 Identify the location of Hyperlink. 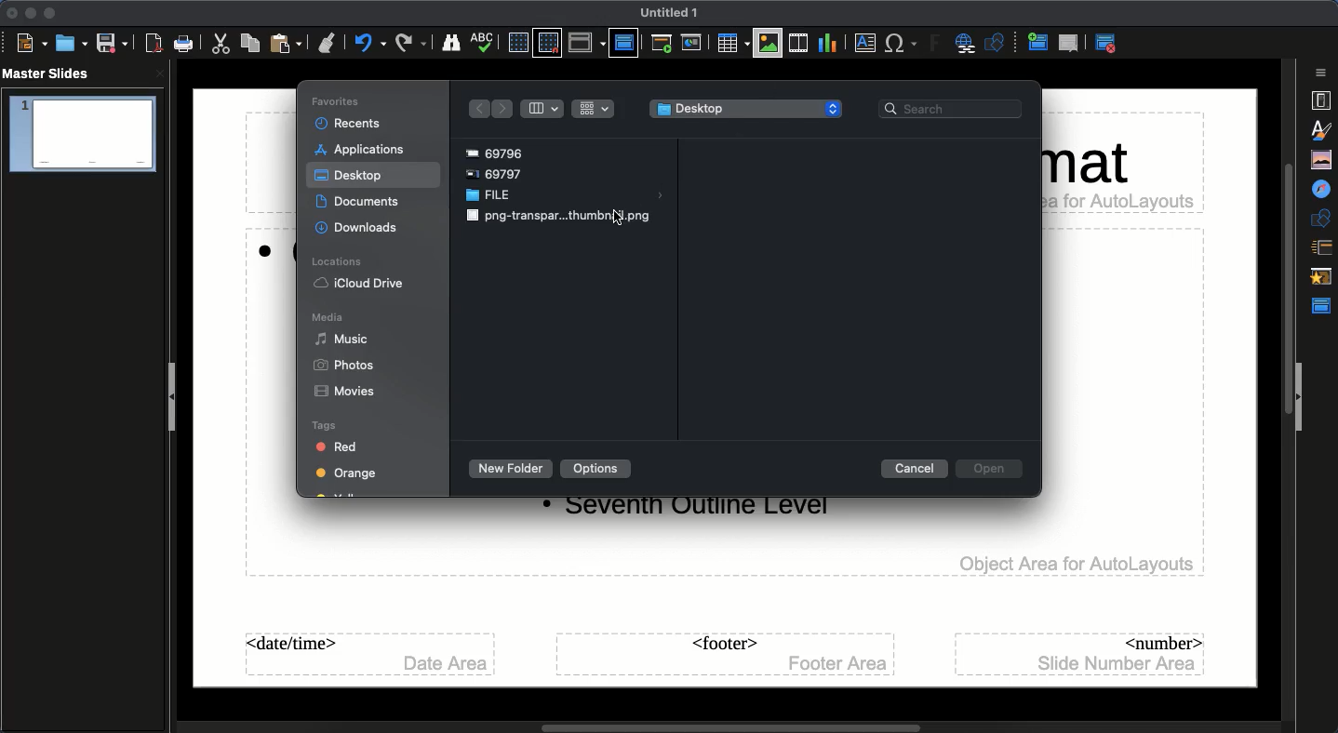
(968, 45).